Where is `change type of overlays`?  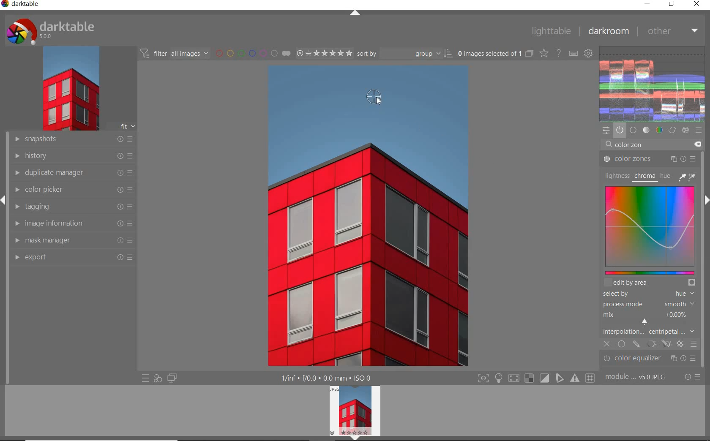
change type of overlays is located at coordinates (545, 54).